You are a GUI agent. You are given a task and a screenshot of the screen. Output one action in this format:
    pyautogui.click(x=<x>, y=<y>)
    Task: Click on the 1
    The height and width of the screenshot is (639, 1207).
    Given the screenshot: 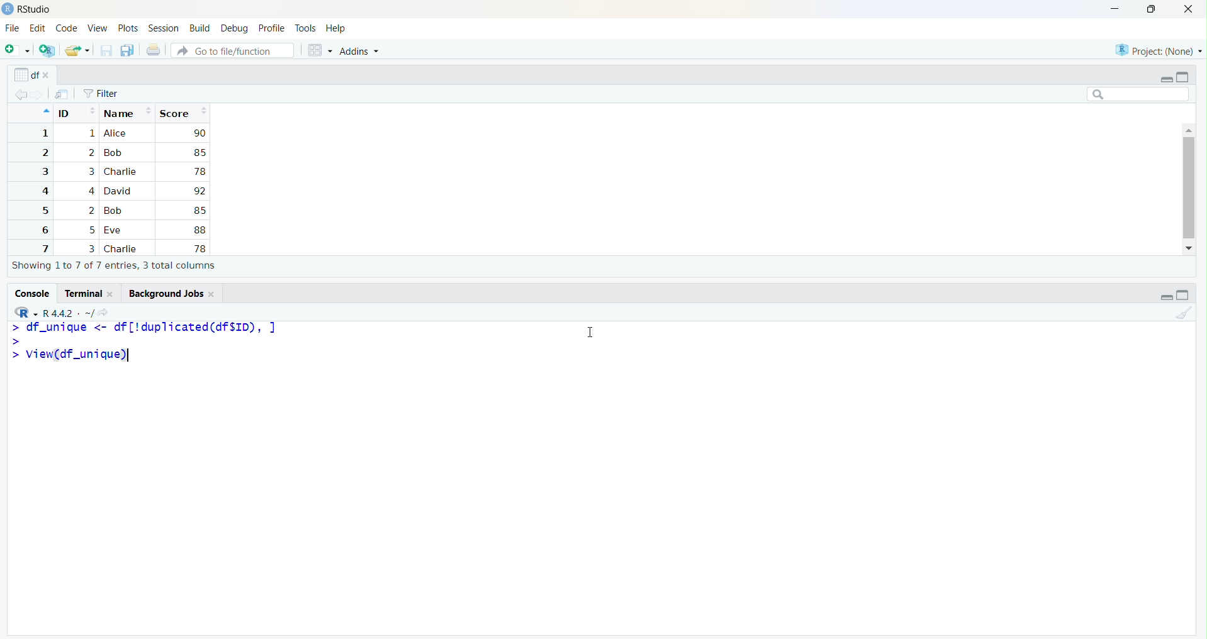 What is the action you would take?
    pyautogui.click(x=43, y=133)
    